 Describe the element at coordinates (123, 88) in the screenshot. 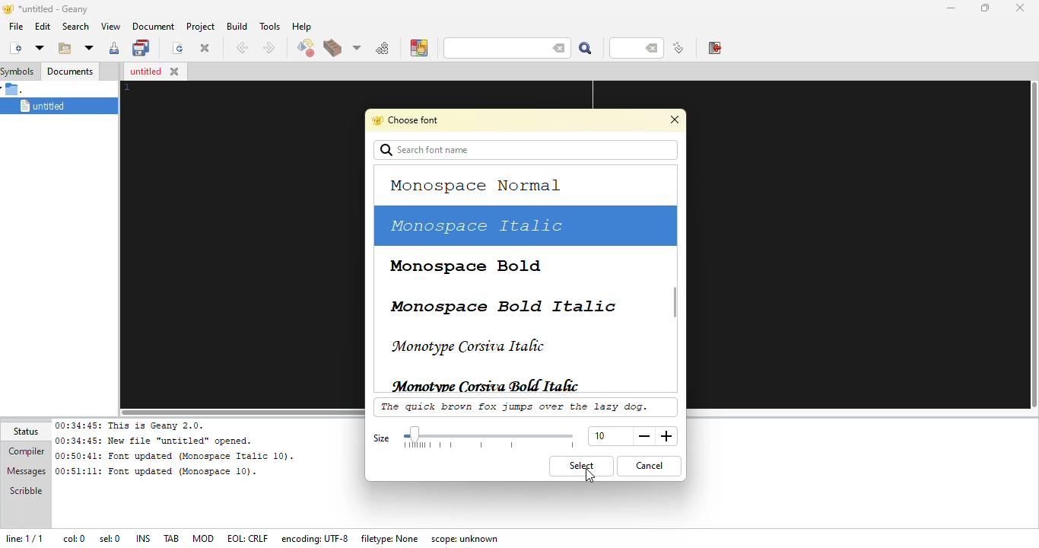

I see `line number` at that location.